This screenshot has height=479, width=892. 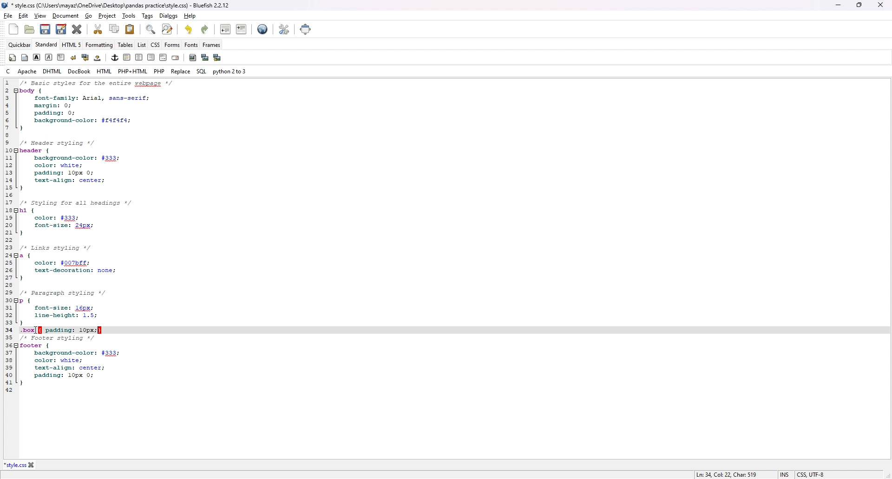 I want to click on center, so click(x=139, y=58).